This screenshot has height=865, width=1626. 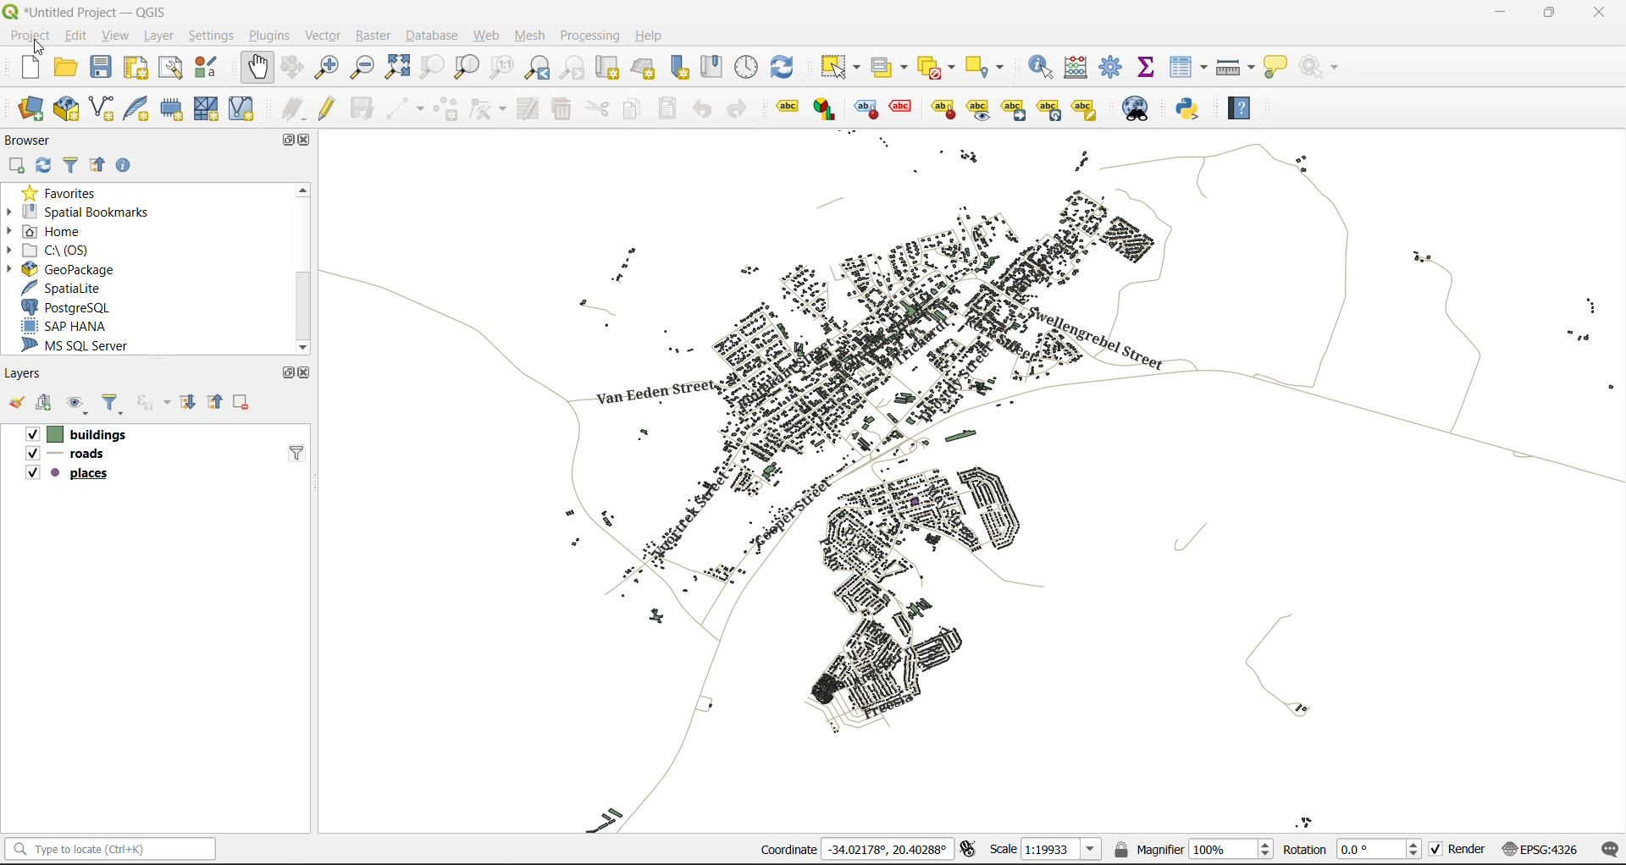 What do you see at coordinates (1193, 847) in the screenshot?
I see `magnifier` at bounding box center [1193, 847].